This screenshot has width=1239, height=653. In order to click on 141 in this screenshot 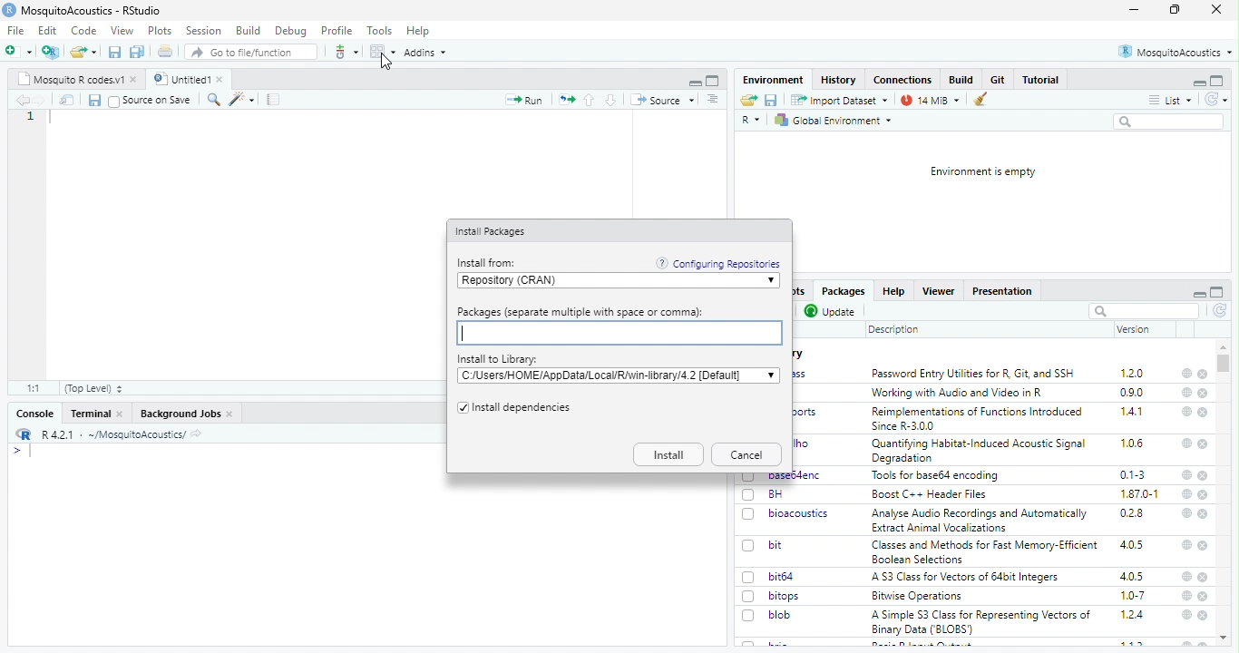, I will do `click(1133, 412)`.